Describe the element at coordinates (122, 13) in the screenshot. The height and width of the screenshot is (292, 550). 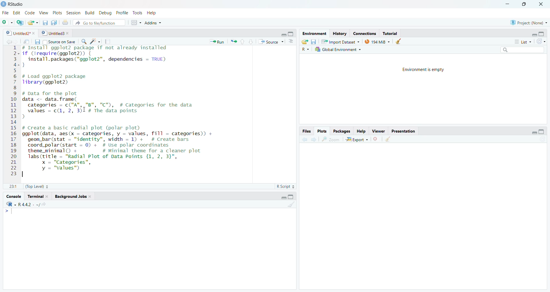
I see `Profile` at that location.